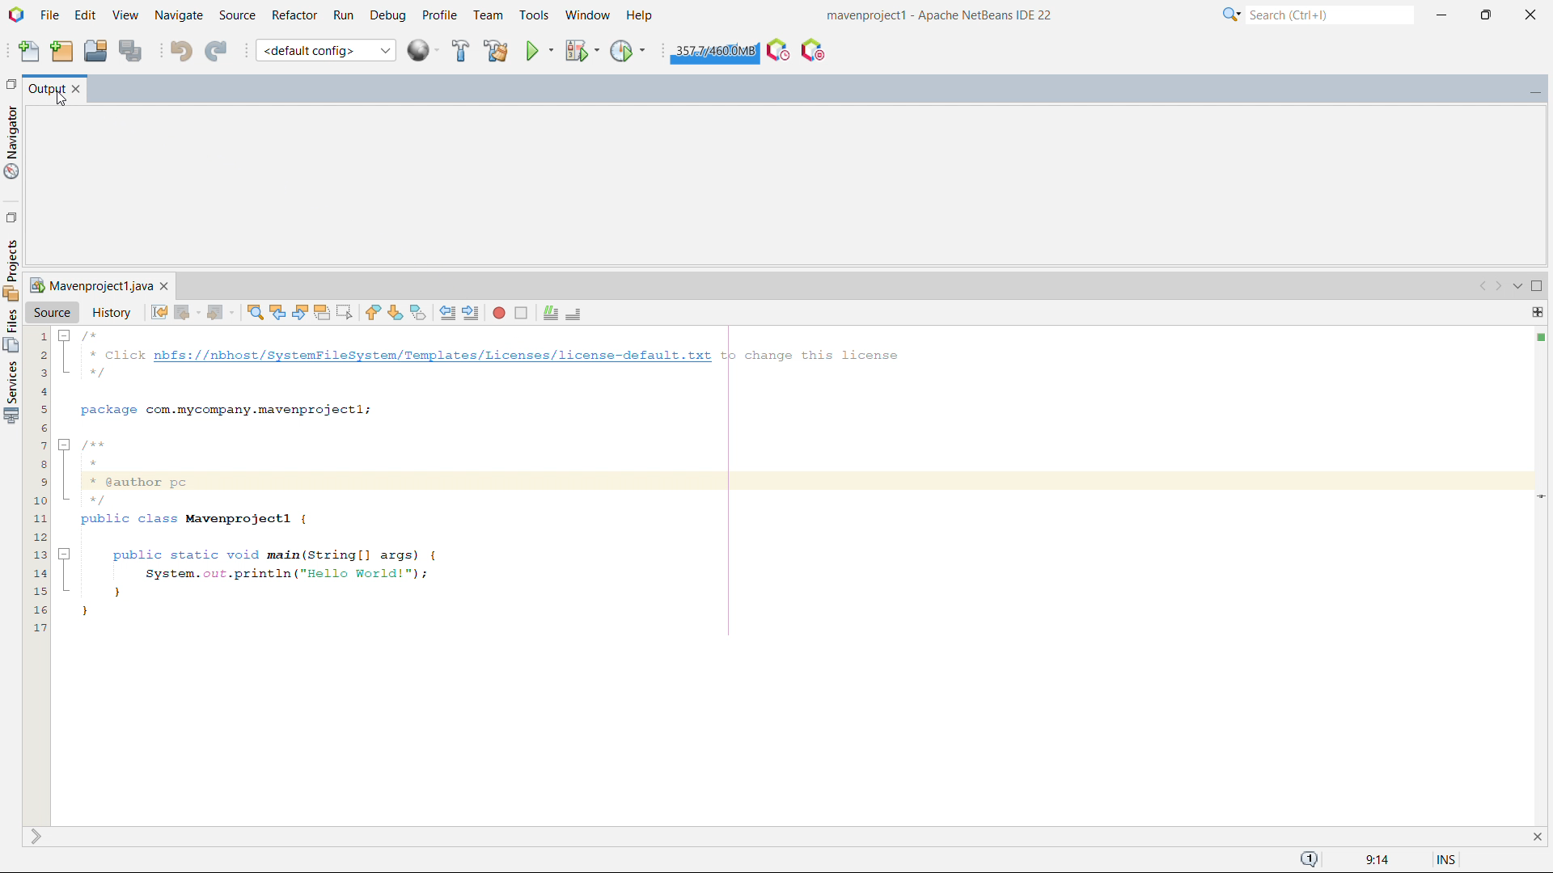 Image resolution: width=1553 pixels, height=873 pixels. What do you see at coordinates (539, 50) in the screenshot?
I see `run project` at bounding box center [539, 50].